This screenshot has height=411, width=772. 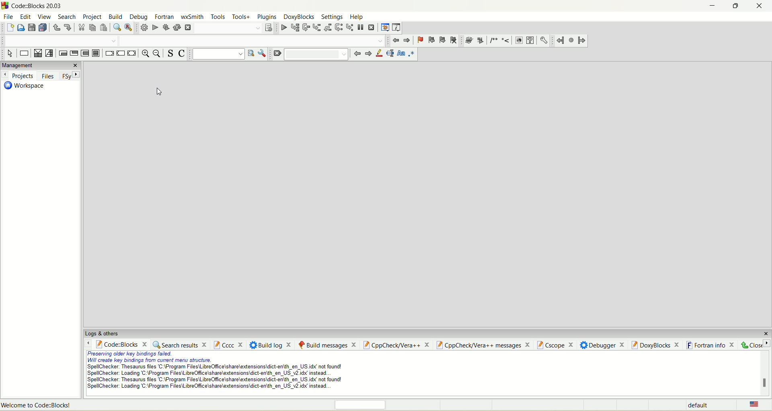 I want to click on selected text, so click(x=390, y=55).